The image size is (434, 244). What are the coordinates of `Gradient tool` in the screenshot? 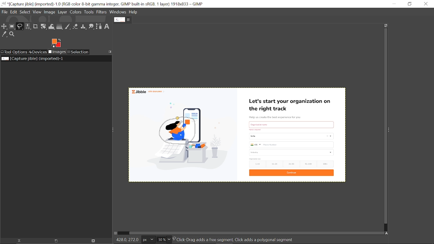 It's located at (60, 26).